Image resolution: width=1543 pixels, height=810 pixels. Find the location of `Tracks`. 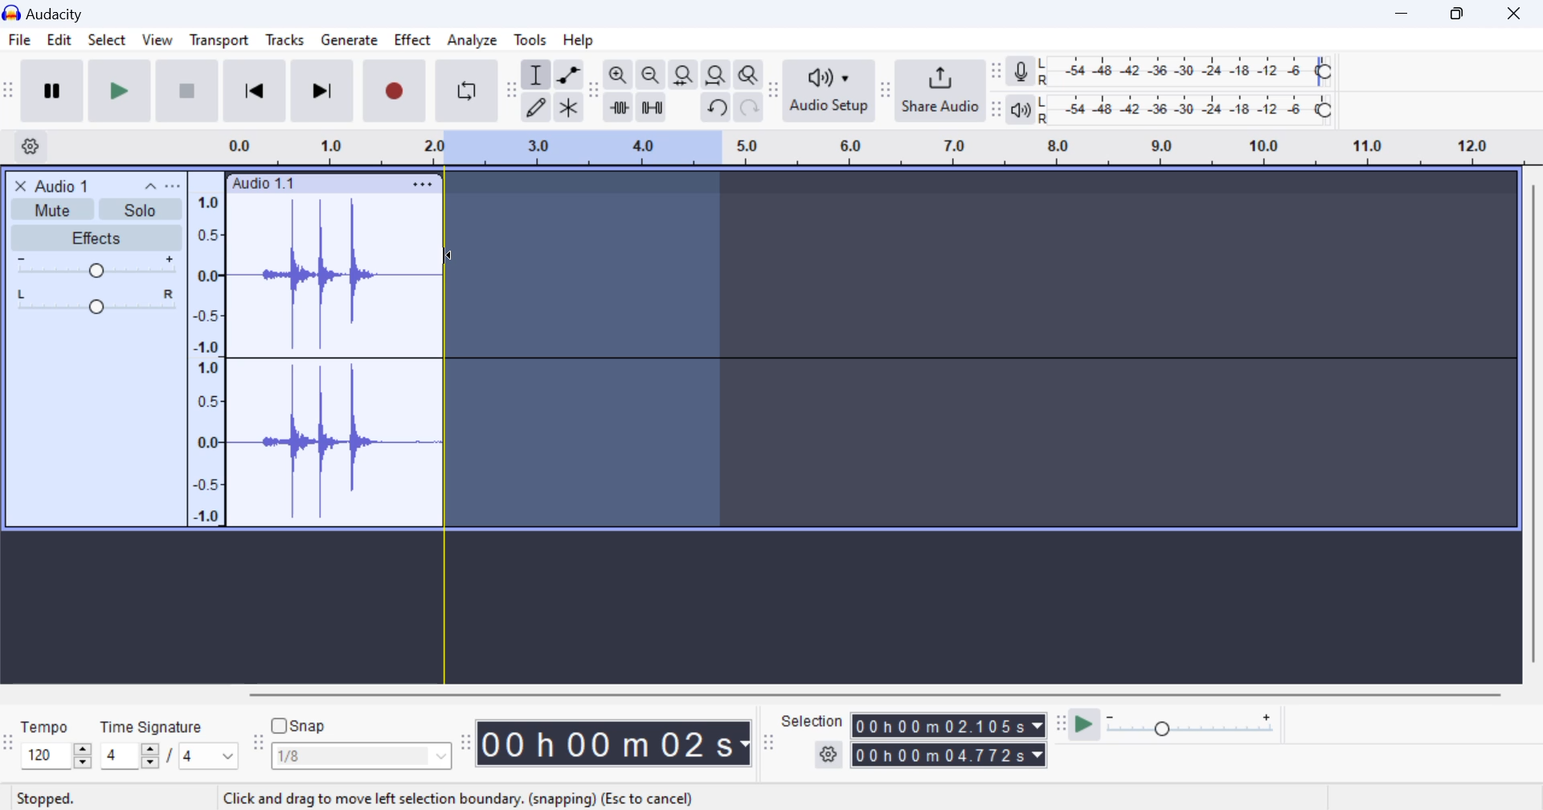

Tracks is located at coordinates (285, 43).